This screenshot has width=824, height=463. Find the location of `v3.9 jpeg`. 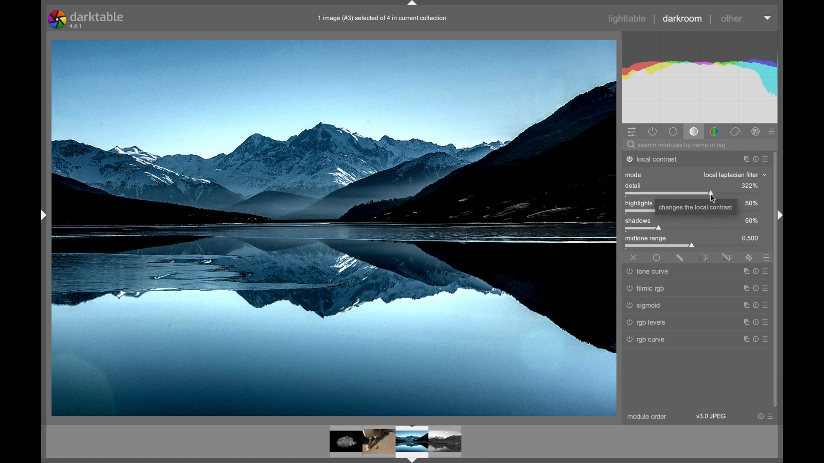

v3.9 jpeg is located at coordinates (712, 416).